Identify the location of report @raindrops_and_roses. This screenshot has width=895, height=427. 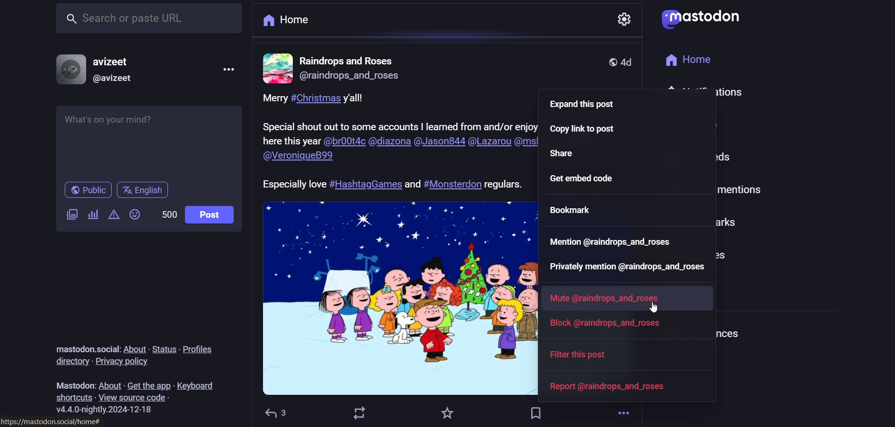
(595, 385).